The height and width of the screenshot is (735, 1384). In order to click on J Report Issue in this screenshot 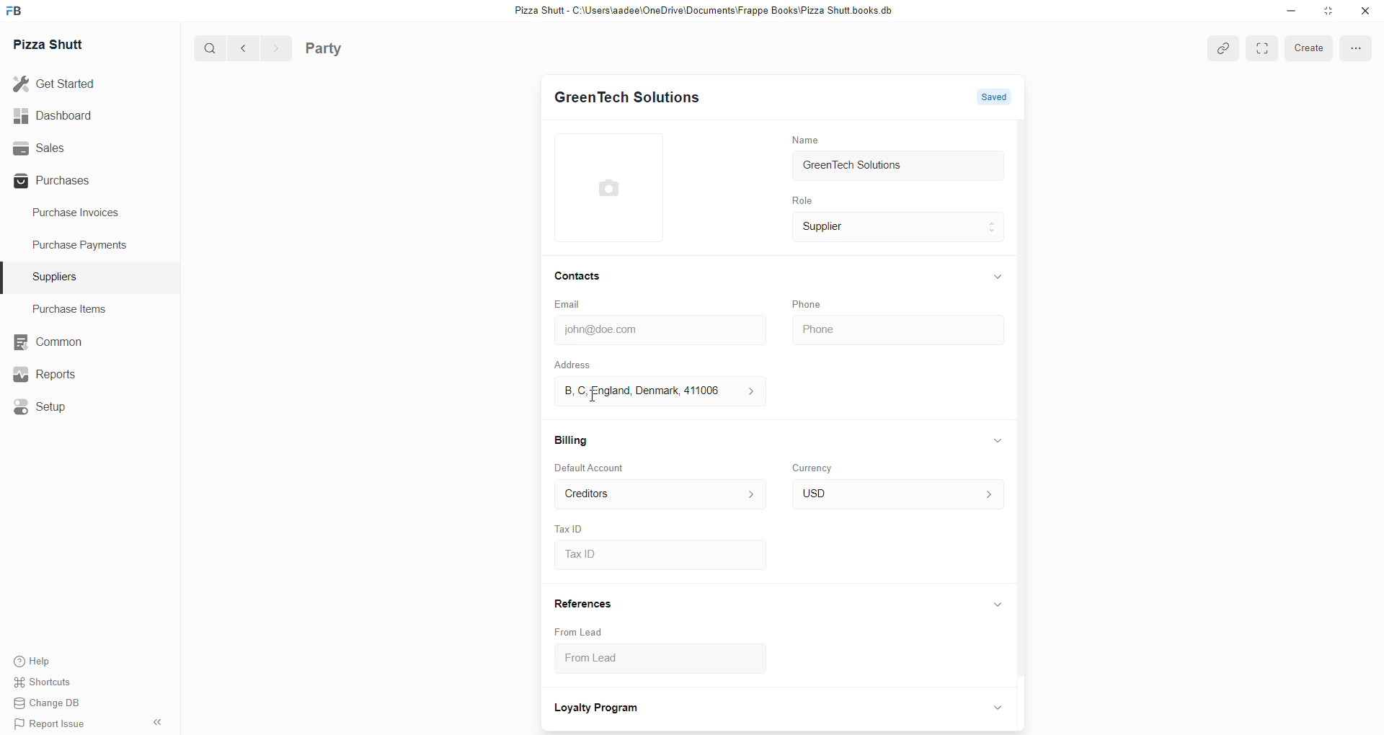, I will do `click(52, 725)`.